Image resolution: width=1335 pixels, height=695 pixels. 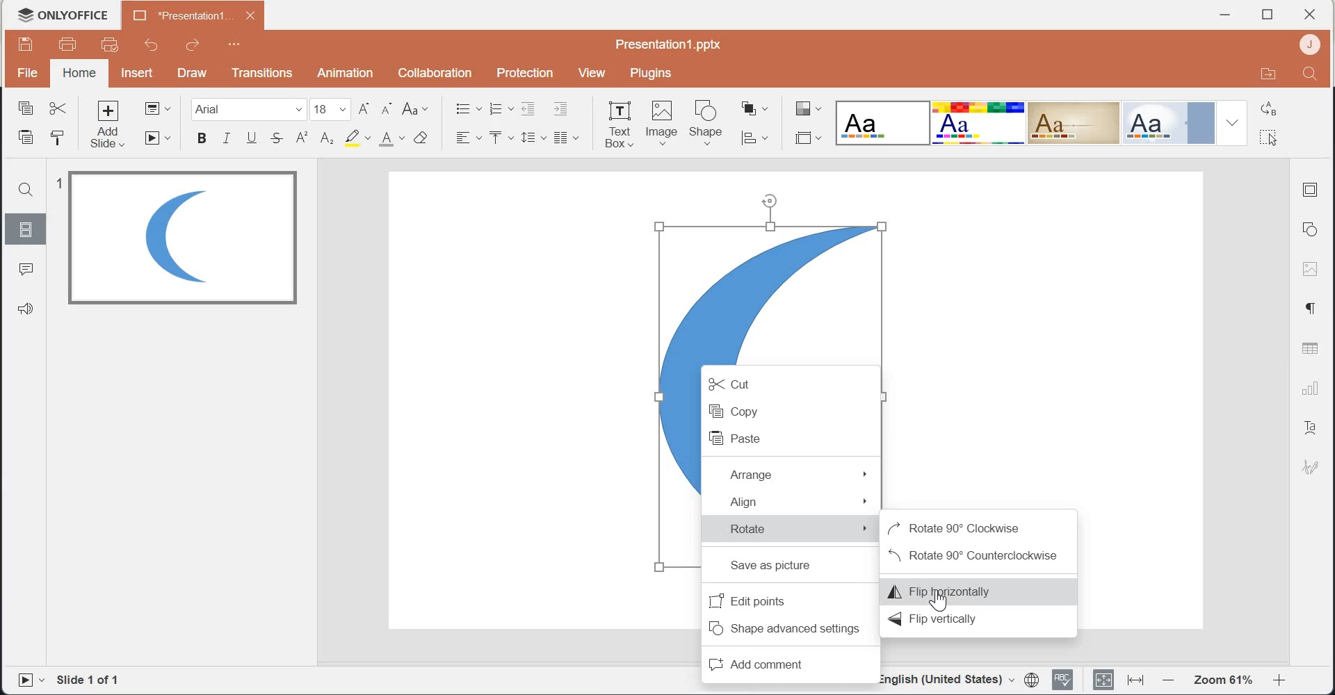 What do you see at coordinates (26, 137) in the screenshot?
I see `Paste` at bounding box center [26, 137].